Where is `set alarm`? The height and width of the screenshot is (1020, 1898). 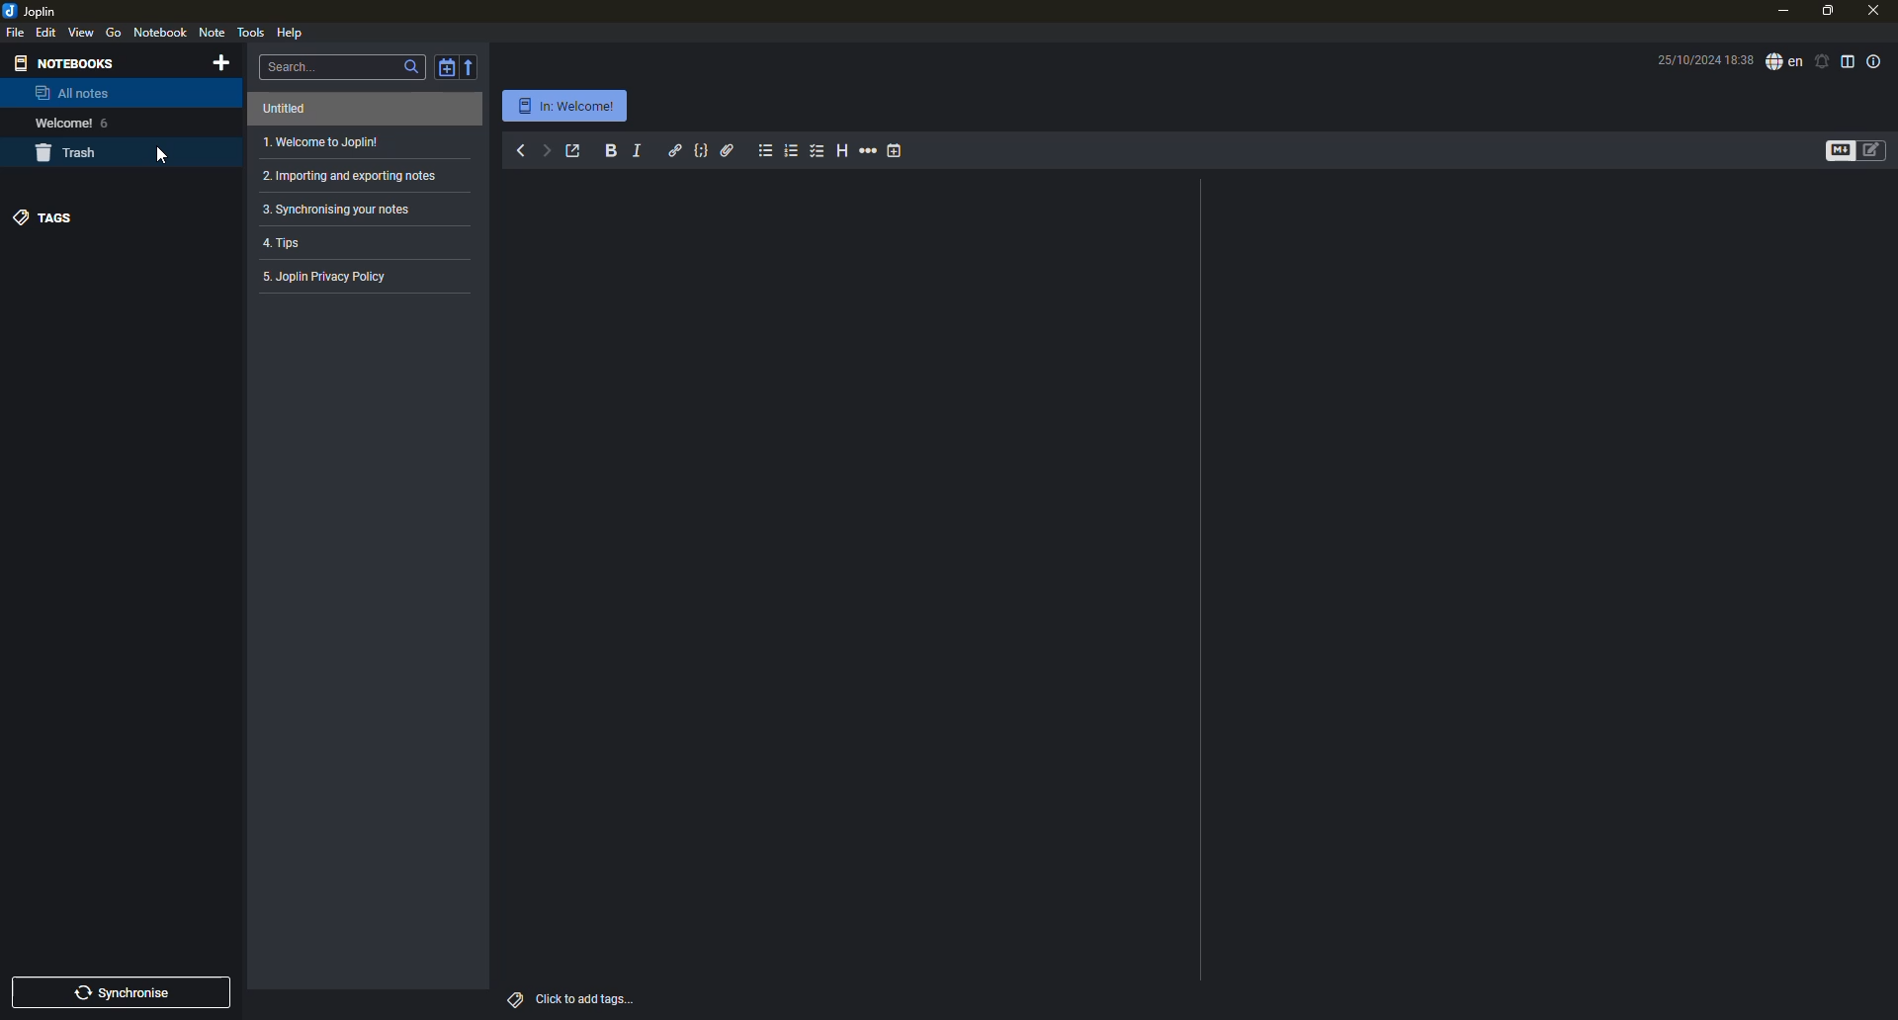 set alarm is located at coordinates (1821, 59).